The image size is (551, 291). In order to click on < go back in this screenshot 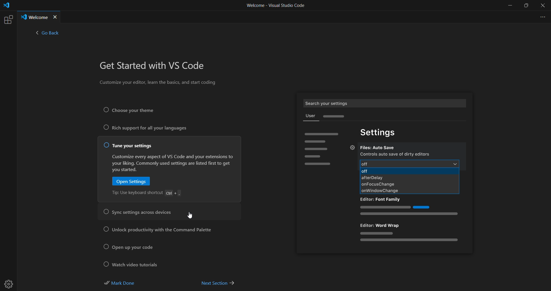, I will do `click(47, 34)`.